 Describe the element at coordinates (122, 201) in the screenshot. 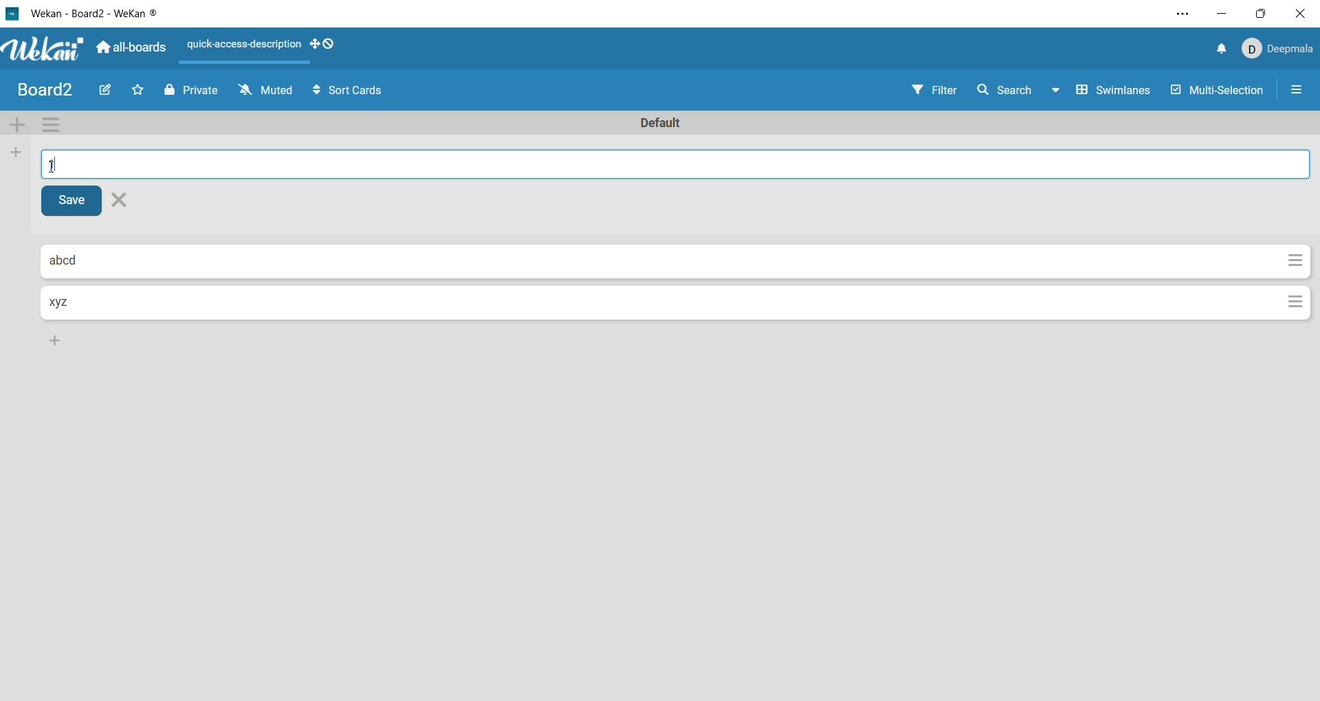

I see `close` at that location.